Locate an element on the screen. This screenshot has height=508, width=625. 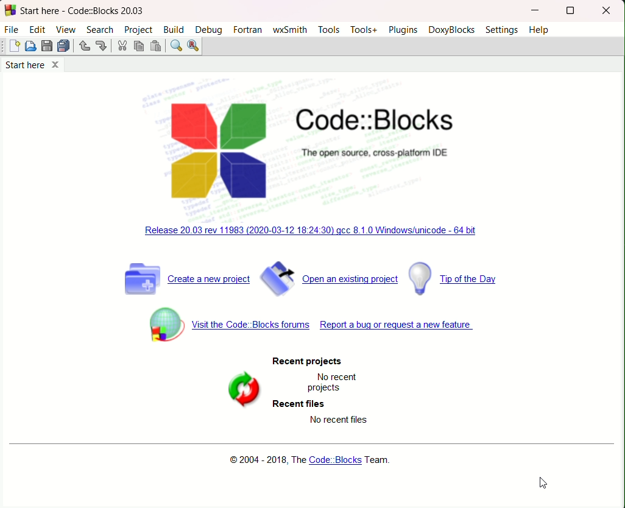
edit is located at coordinates (37, 29).